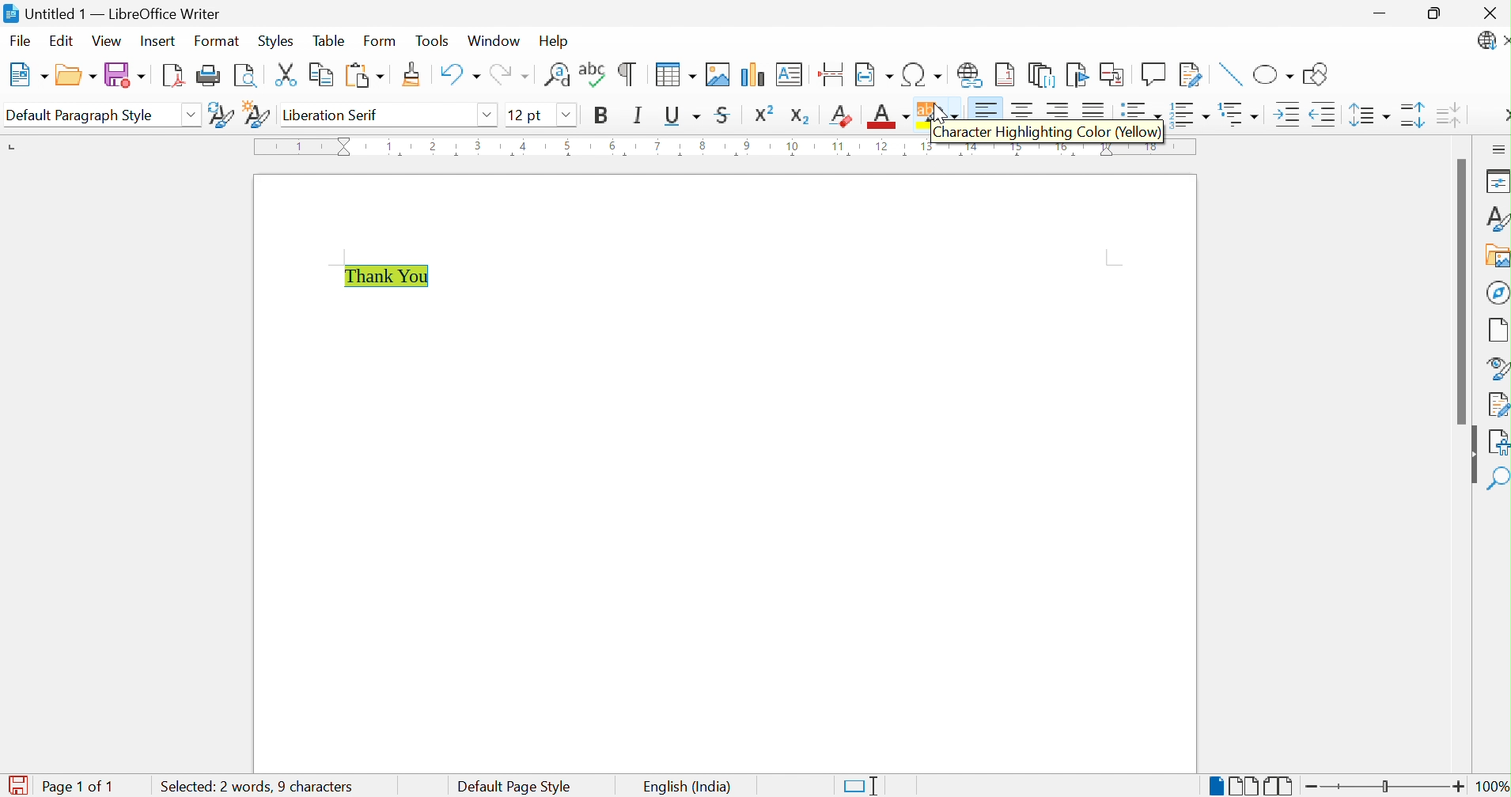 The image size is (1511, 797). What do you see at coordinates (1280, 784) in the screenshot?
I see `Book View` at bounding box center [1280, 784].